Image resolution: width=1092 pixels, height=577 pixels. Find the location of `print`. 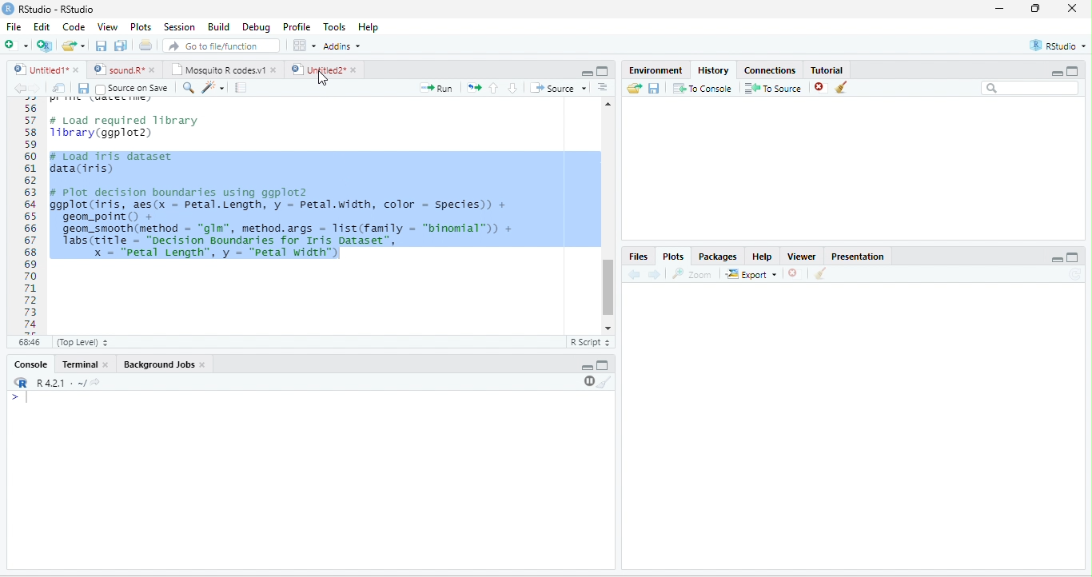

print is located at coordinates (145, 45).